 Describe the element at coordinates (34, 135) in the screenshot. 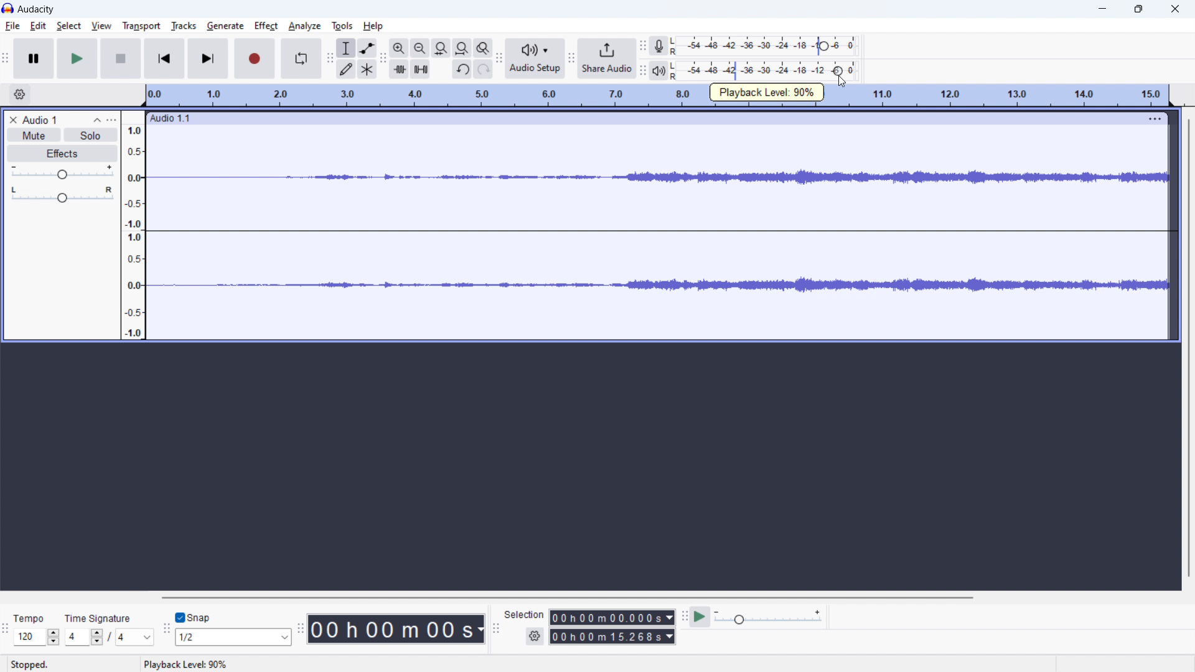

I see `mute` at that location.